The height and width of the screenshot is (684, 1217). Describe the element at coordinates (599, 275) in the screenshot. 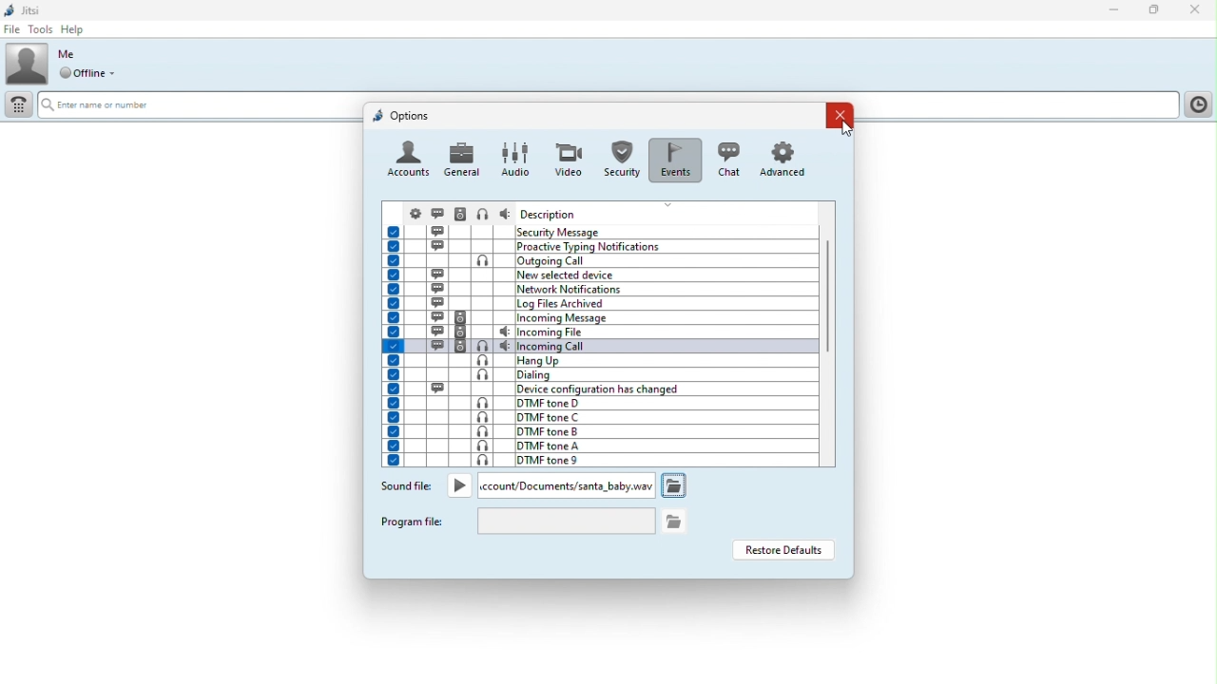

I see `new selected device ` at that location.